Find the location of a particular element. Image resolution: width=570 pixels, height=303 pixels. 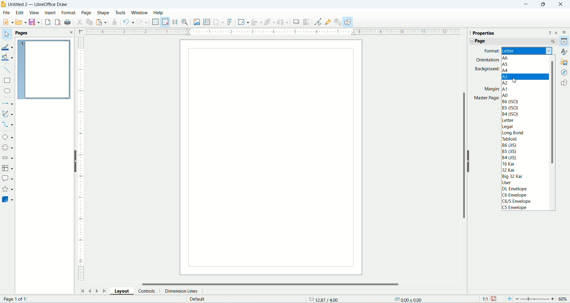

next page is located at coordinates (96, 291).